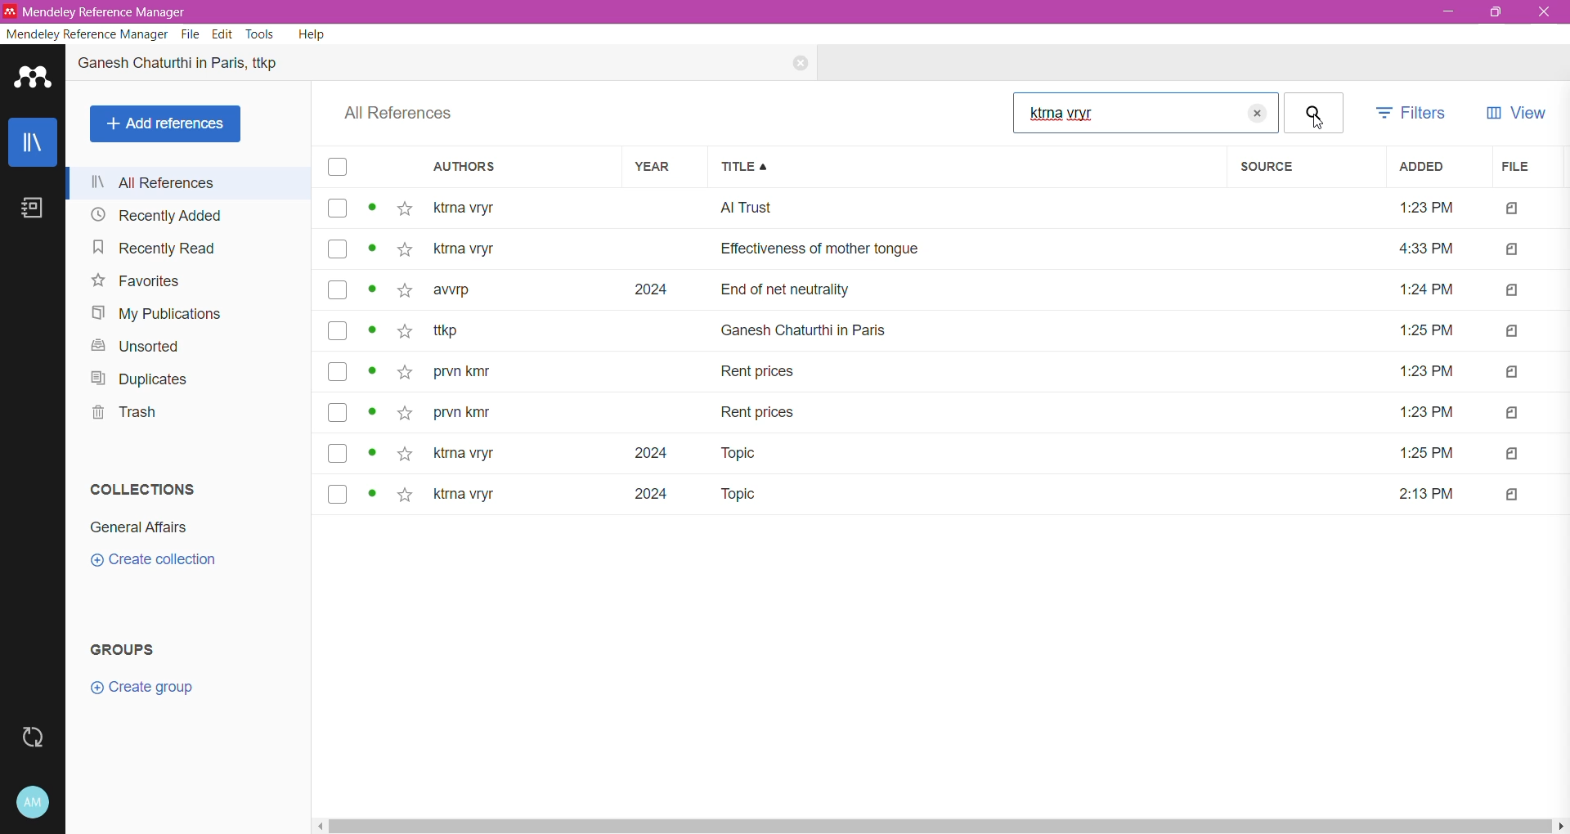  Describe the element at coordinates (374, 494) in the screenshot. I see `view status` at that location.